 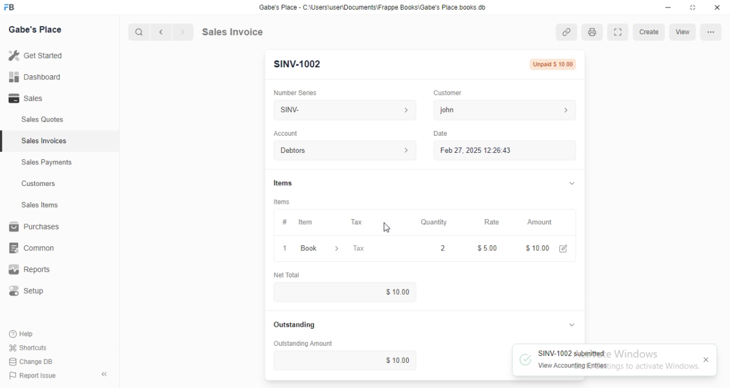 I want to click on close, so click(x=705, y=360).